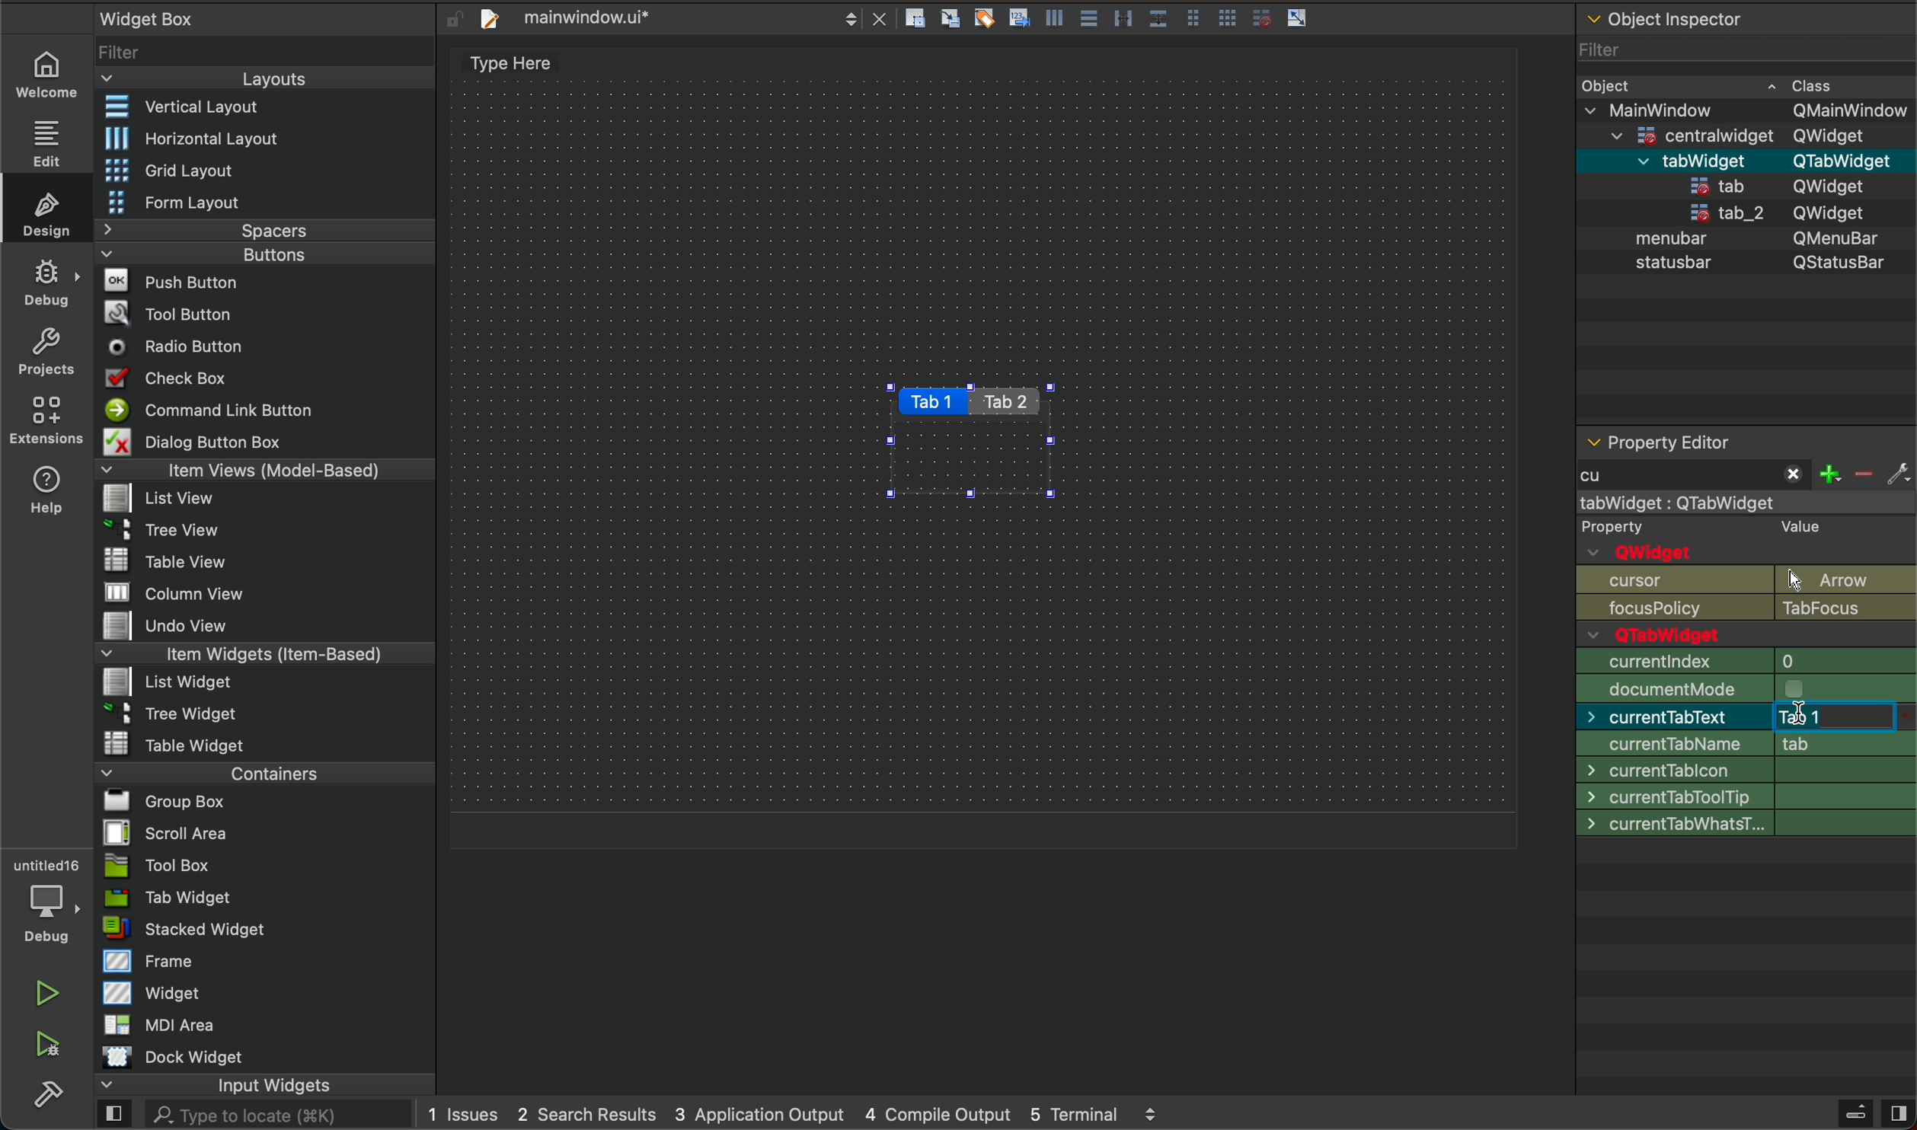 This screenshot has height=1130, width=1917. Describe the element at coordinates (160, 682) in the screenshot. I see `List widget` at that location.